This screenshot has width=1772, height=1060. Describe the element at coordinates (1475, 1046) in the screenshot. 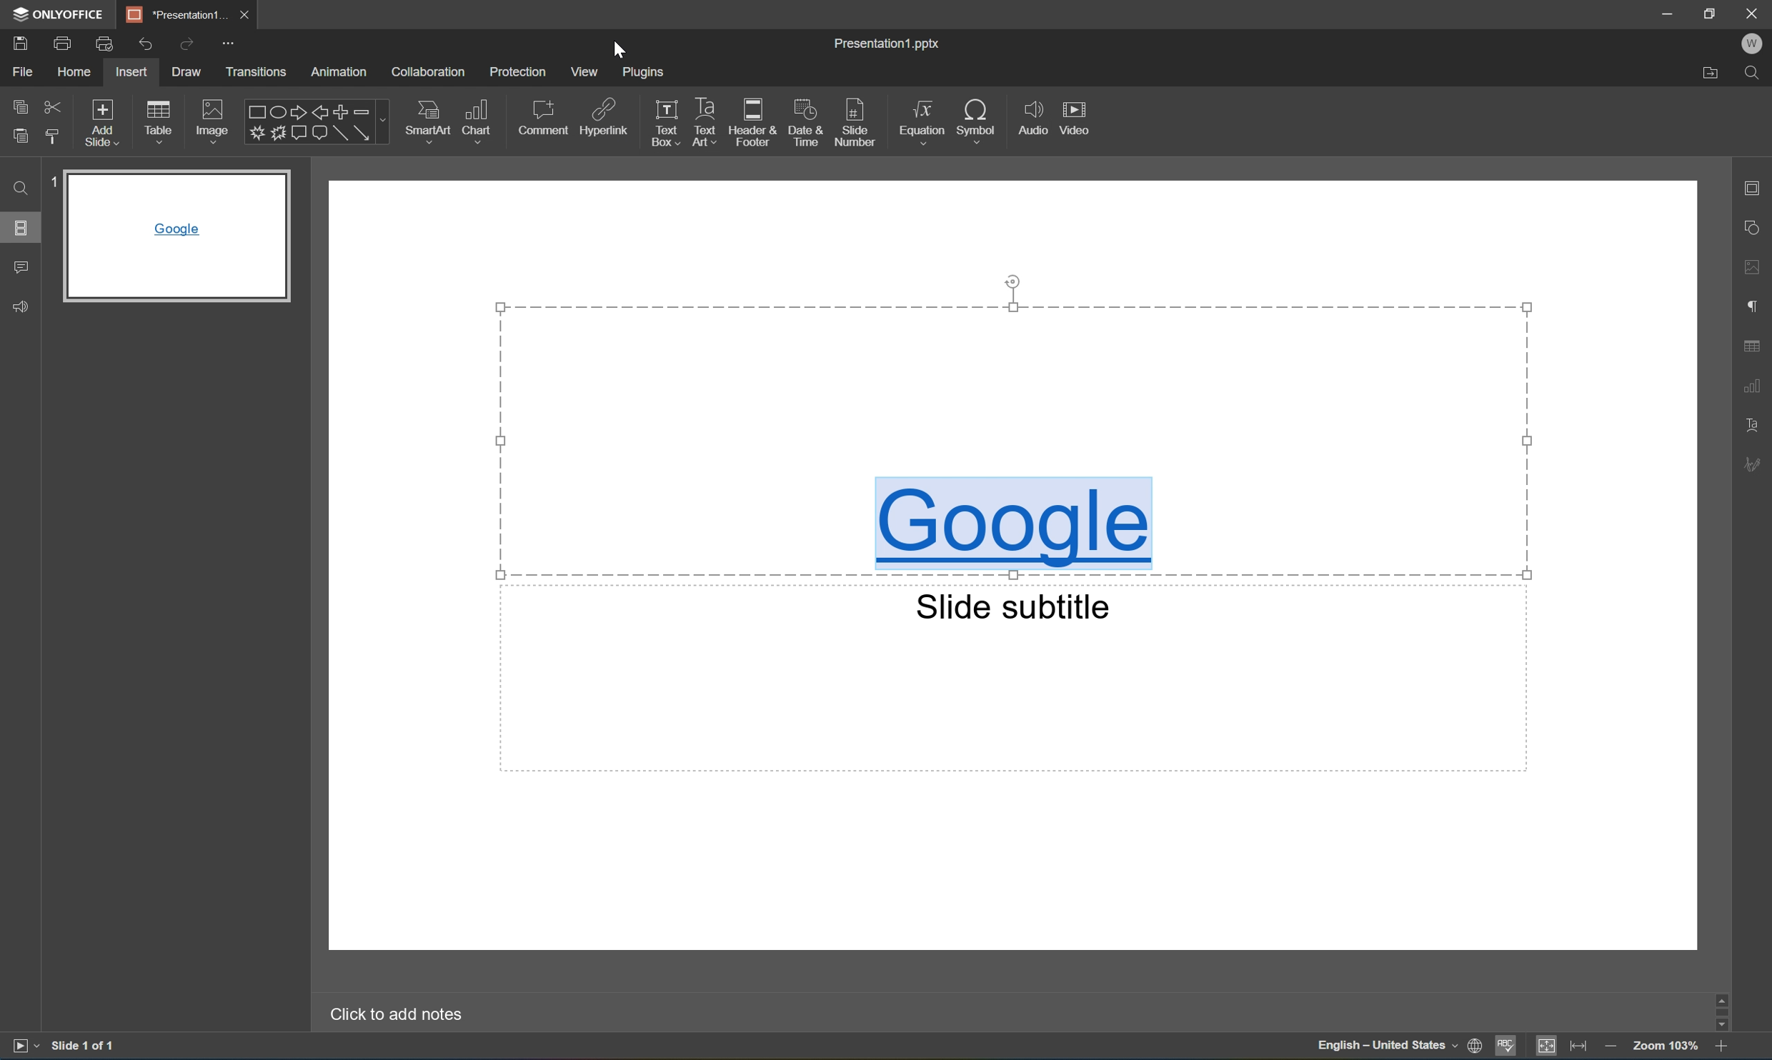

I see `Set document language` at that location.